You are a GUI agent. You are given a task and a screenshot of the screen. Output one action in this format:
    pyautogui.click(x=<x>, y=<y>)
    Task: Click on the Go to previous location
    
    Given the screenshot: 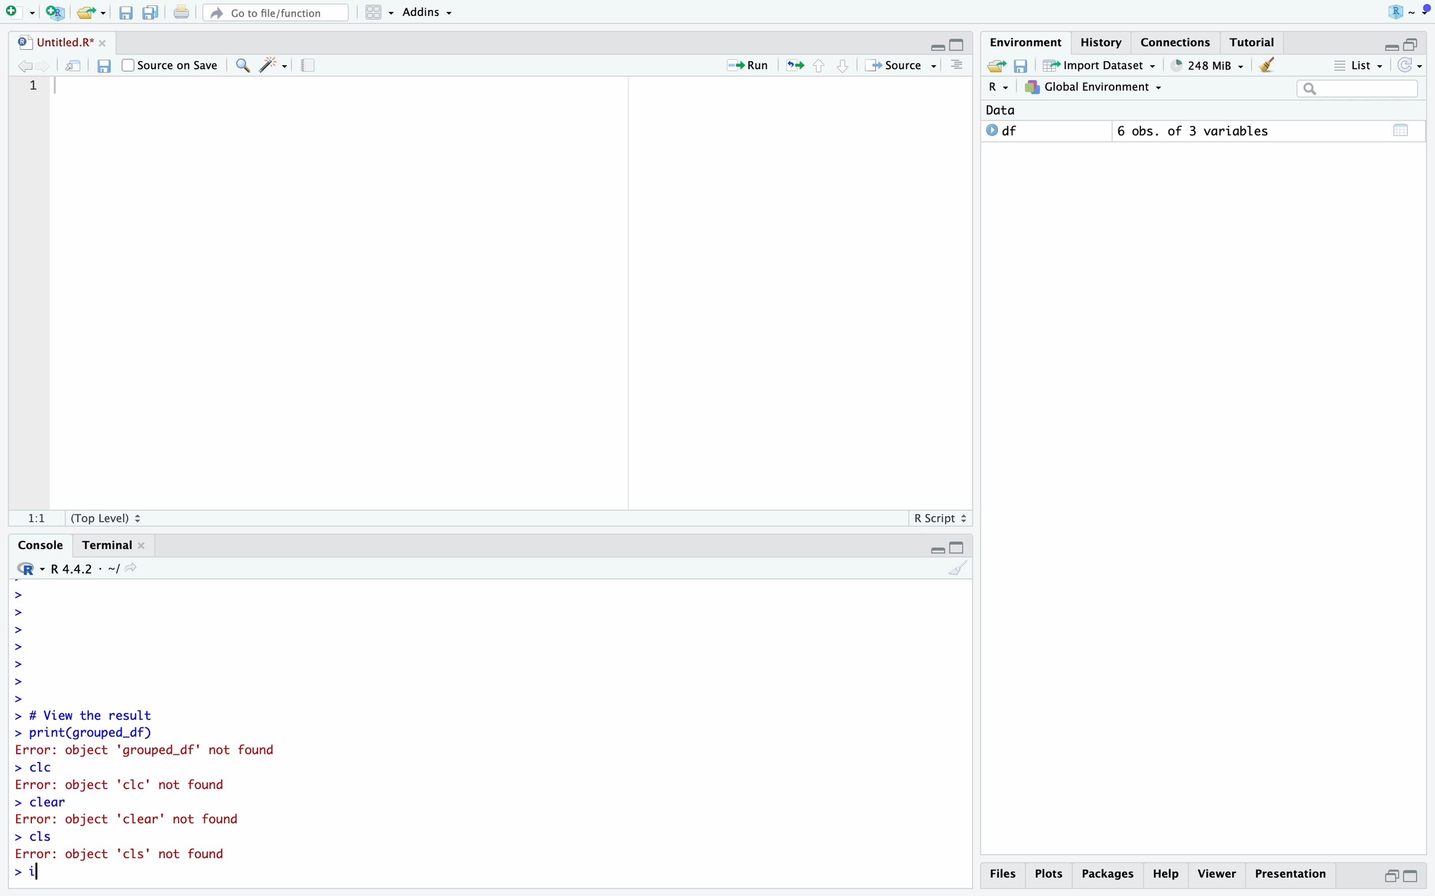 What is the action you would take?
    pyautogui.click(x=23, y=66)
    